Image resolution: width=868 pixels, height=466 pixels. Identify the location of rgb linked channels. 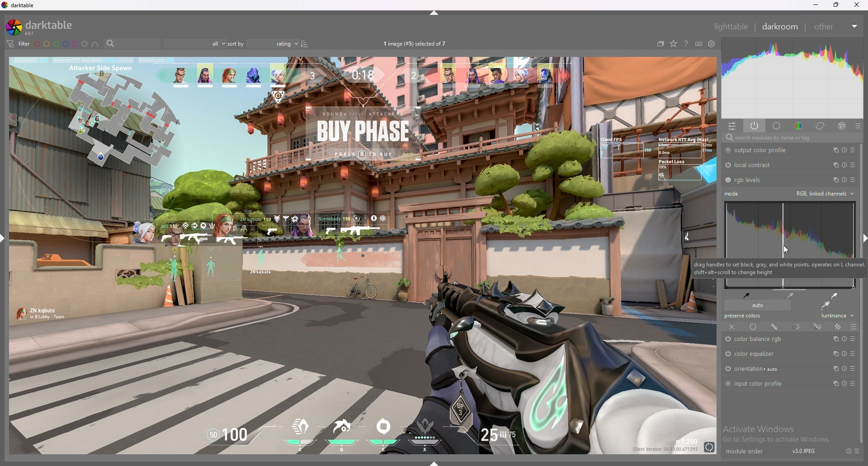
(825, 193).